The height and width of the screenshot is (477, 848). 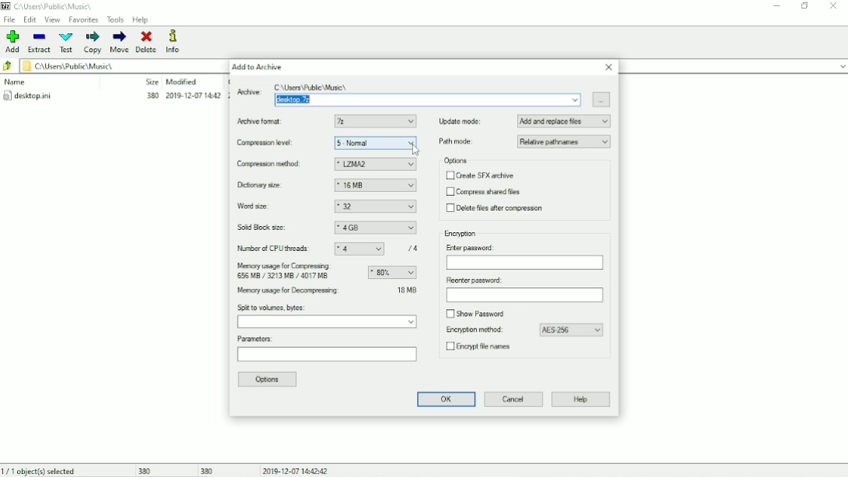 What do you see at coordinates (461, 234) in the screenshot?
I see `Encryption` at bounding box center [461, 234].